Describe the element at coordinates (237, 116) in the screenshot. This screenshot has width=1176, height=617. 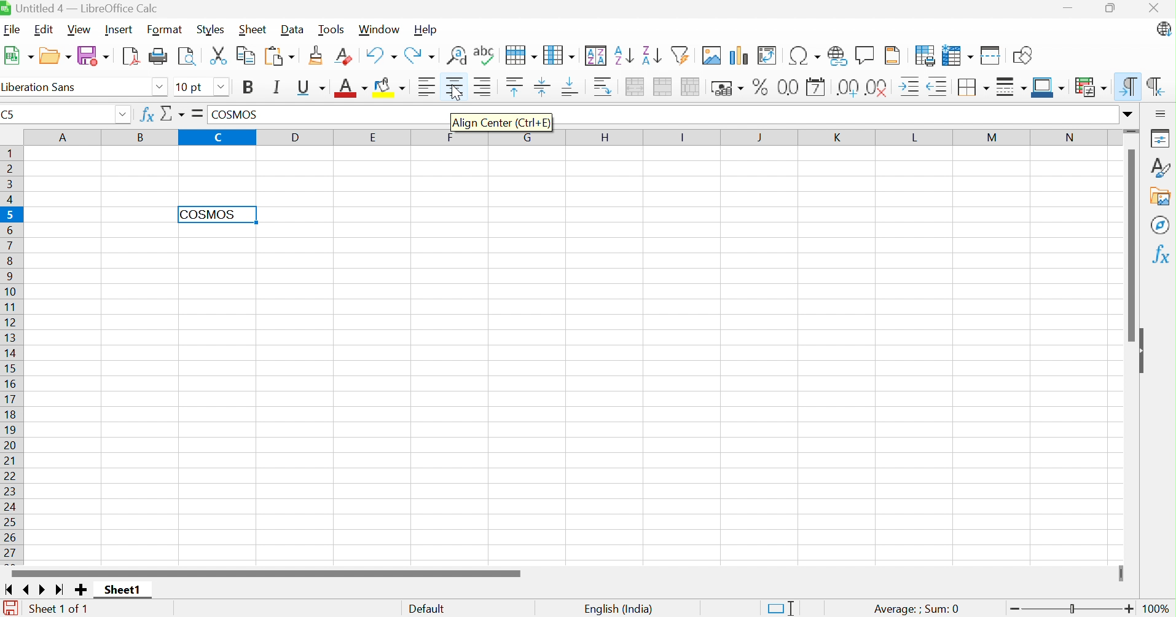
I see `COSMOS` at that location.